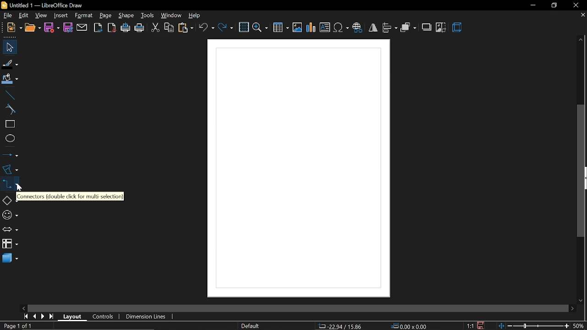  What do you see at coordinates (553, 5) in the screenshot?
I see `restore down` at bounding box center [553, 5].